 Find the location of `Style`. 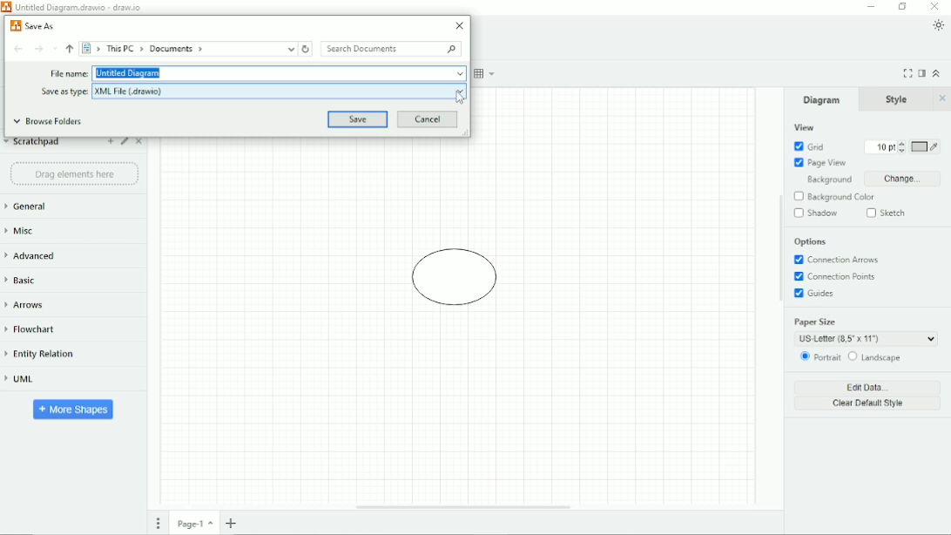

Style is located at coordinates (899, 98).